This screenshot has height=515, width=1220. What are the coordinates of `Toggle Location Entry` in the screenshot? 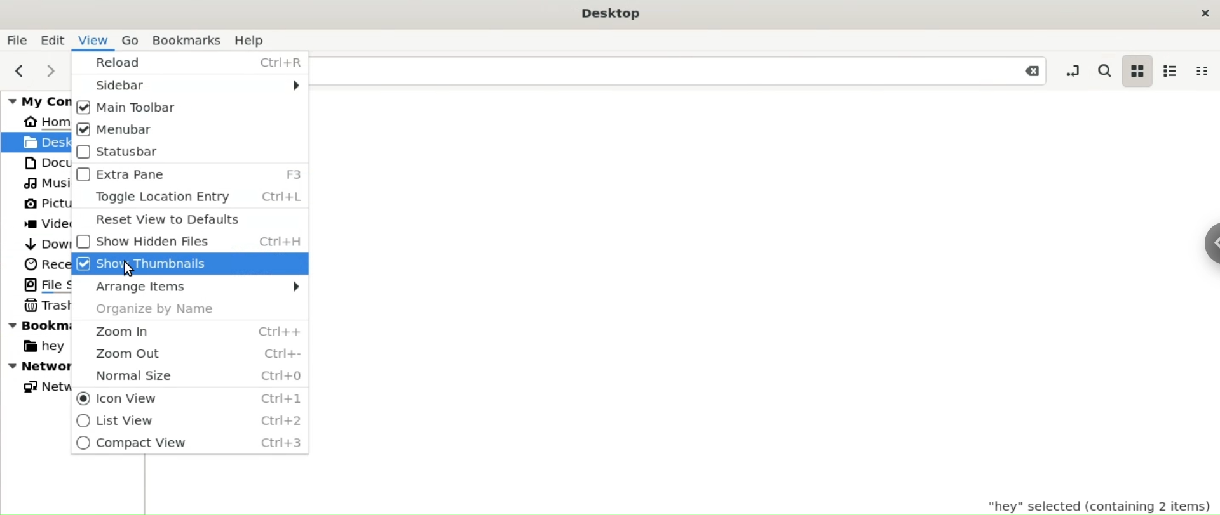 It's located at (184, 197).